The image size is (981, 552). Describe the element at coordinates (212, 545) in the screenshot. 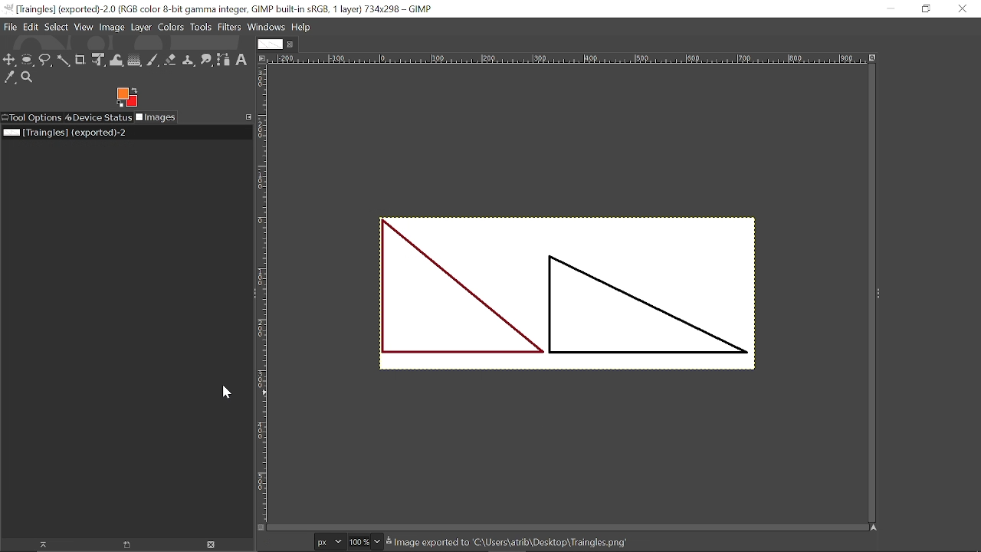

I see `Delete this image` at that location.